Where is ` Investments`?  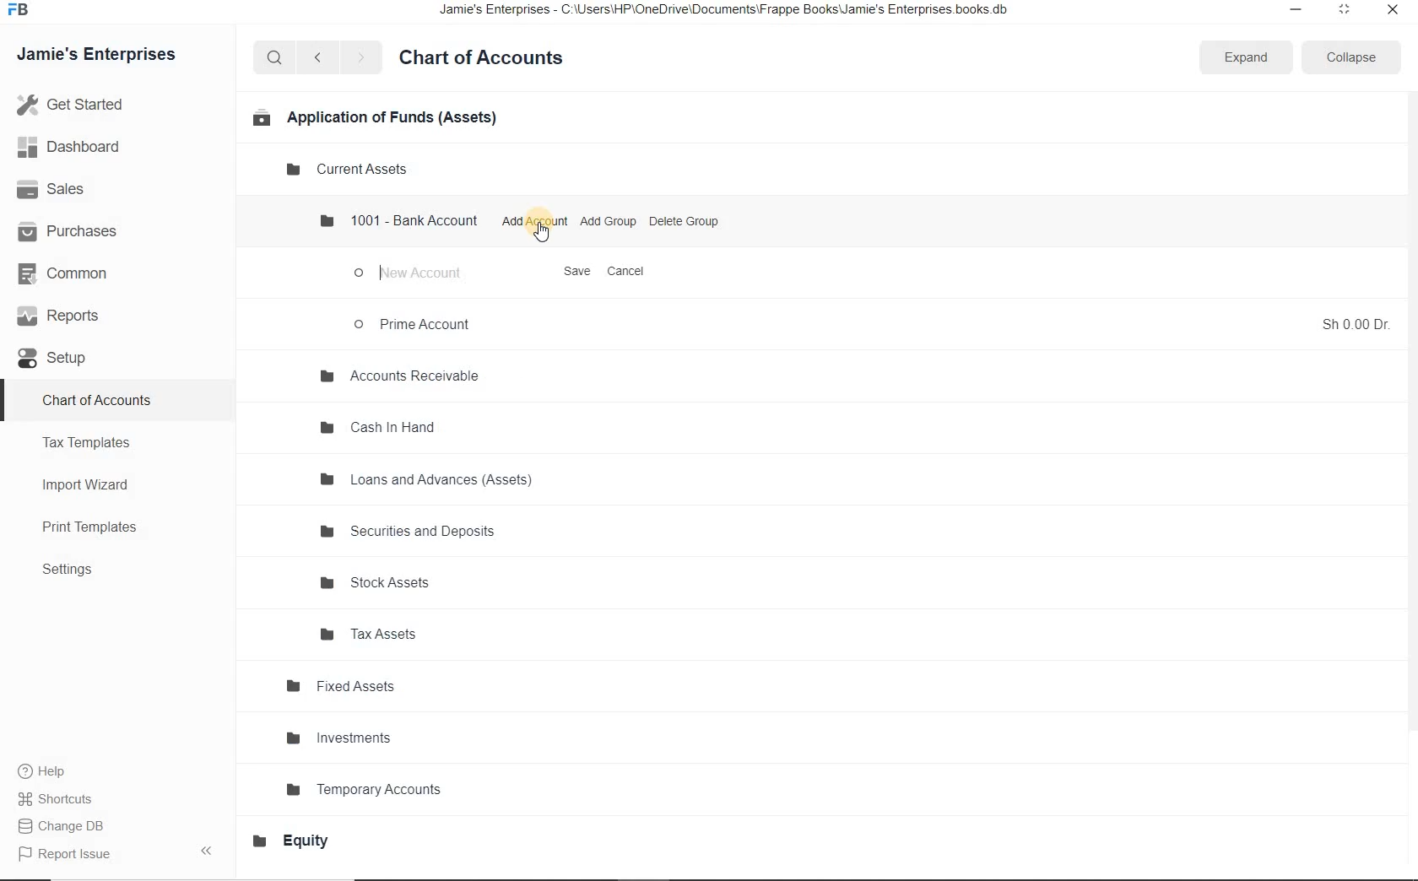
 Investments is located at coordinates (343, 738).